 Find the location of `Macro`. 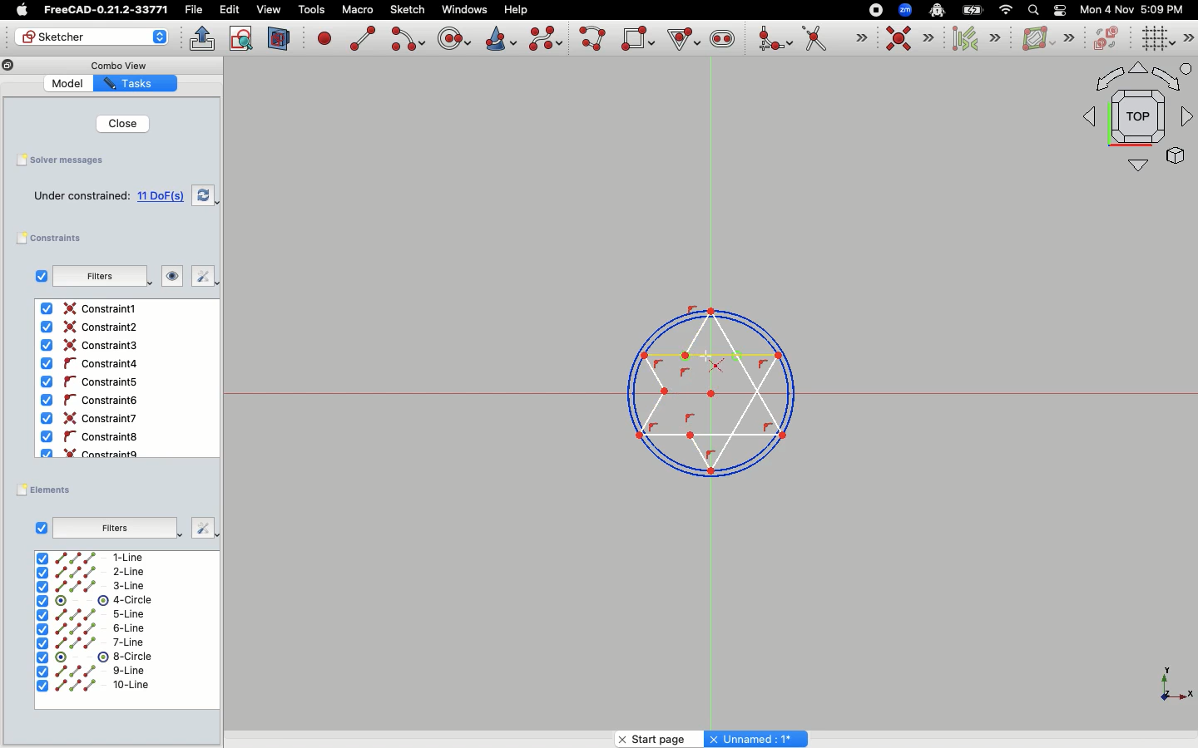

Macro is located at coordinates (356, 10).